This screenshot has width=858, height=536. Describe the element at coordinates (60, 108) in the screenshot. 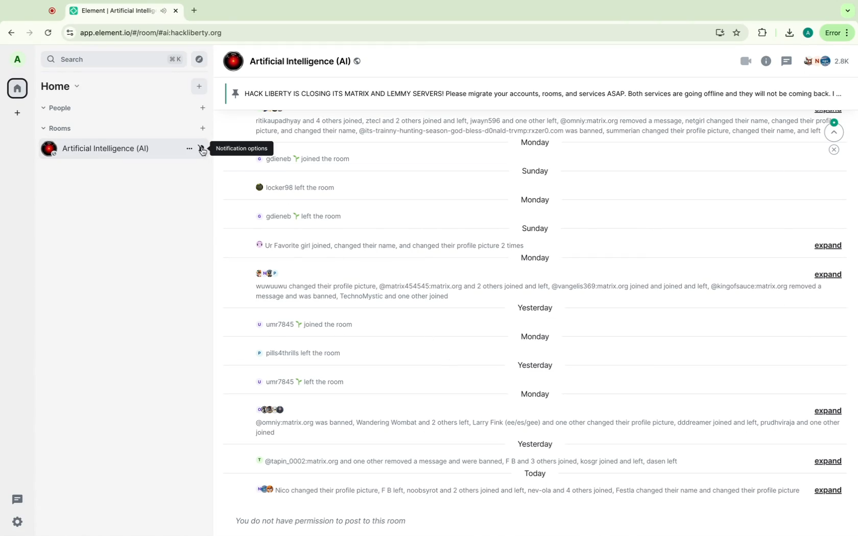

I see `people` at that location.